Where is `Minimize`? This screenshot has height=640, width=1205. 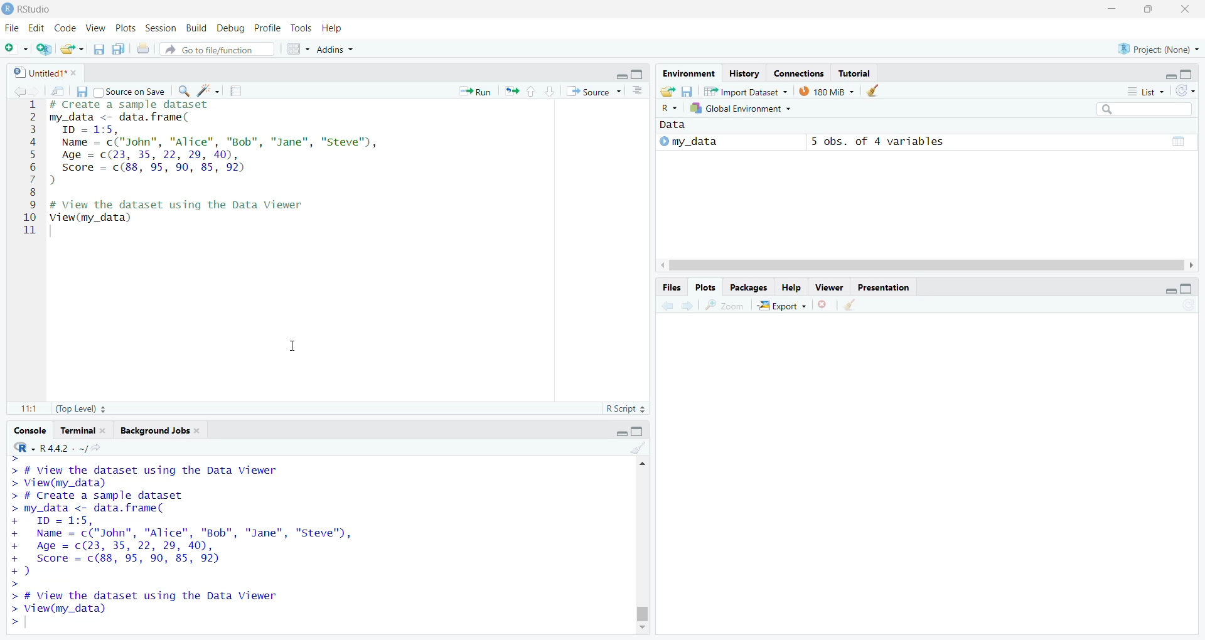
Minimize is located at coordinates (1110, 9).